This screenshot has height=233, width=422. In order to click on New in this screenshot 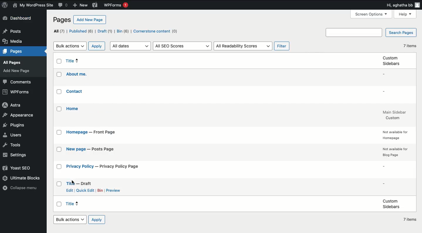, I will do `click(80, 5)`.